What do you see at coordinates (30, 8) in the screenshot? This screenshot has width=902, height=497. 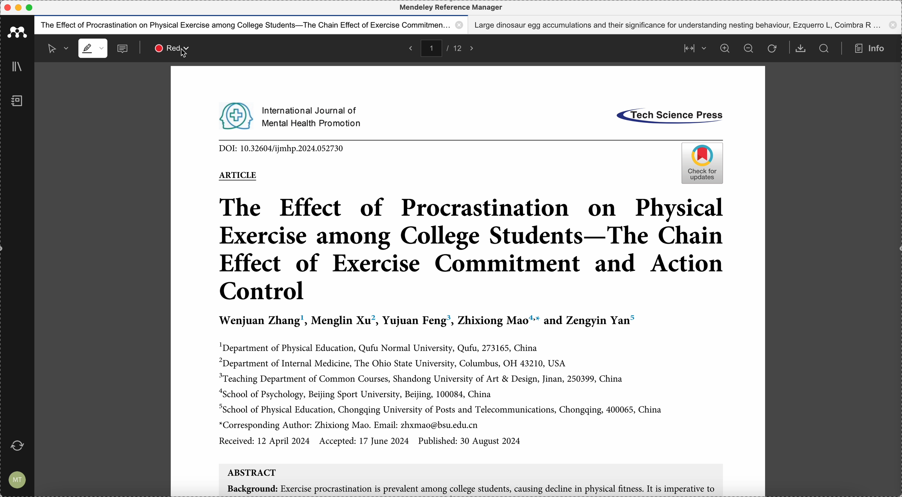 I see `maximize` at bounding box center [30, 8].